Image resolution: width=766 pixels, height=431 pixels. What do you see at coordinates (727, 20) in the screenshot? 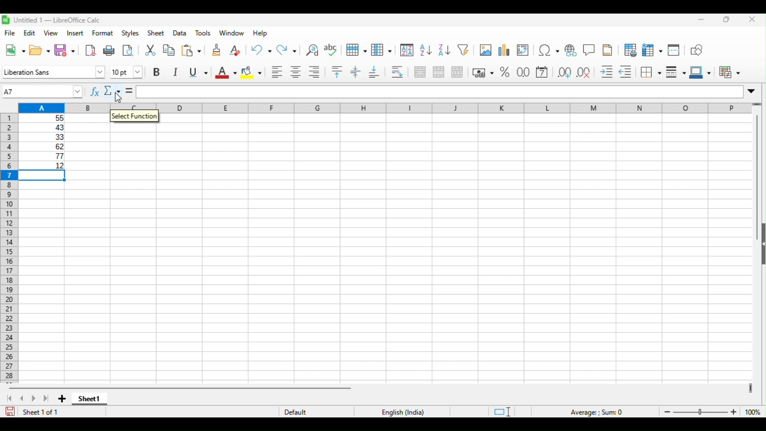
I see `maximize` at bounding box center [727, 20].